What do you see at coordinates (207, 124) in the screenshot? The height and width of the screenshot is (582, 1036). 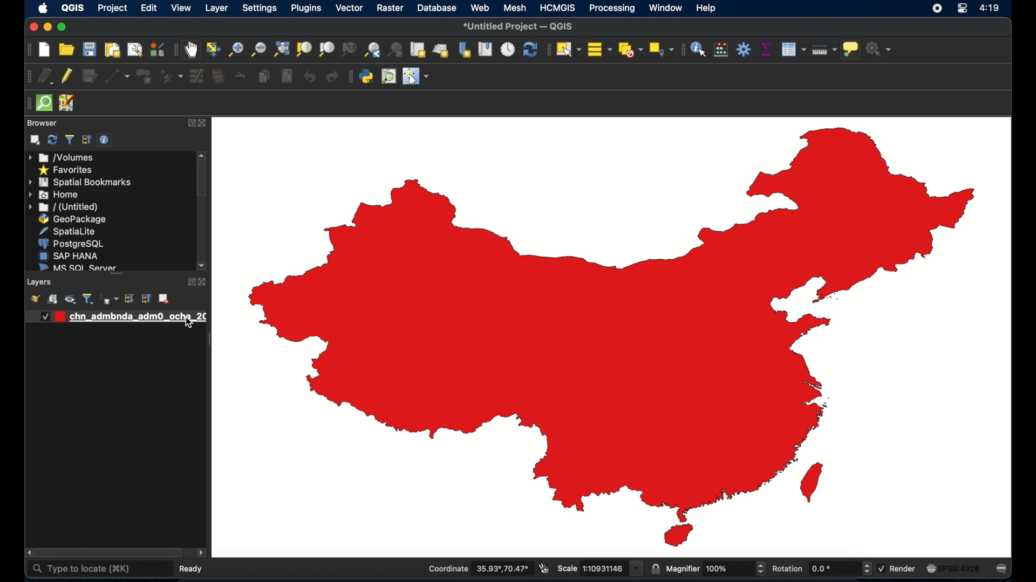 I see `close` at bounding box center [207, 124].